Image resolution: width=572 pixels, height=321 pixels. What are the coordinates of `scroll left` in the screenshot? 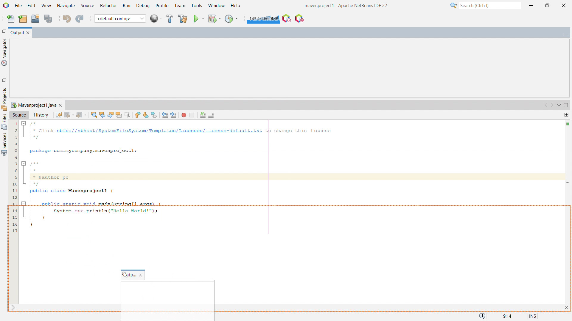 It's located at (546, 106).